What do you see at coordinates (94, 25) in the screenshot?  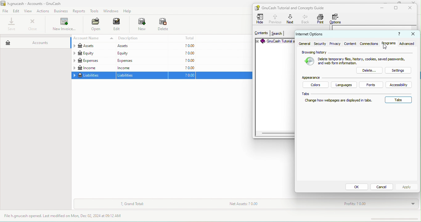 I see `open` at bounding box center [94, 25].